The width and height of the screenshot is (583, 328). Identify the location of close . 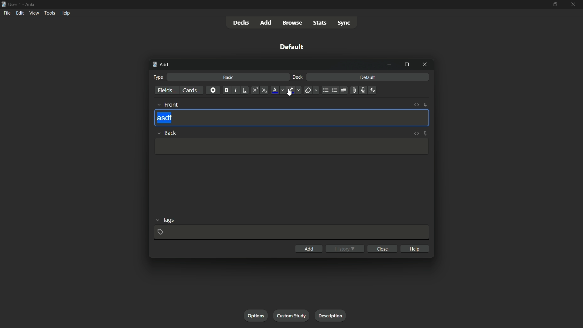
(425, 65).